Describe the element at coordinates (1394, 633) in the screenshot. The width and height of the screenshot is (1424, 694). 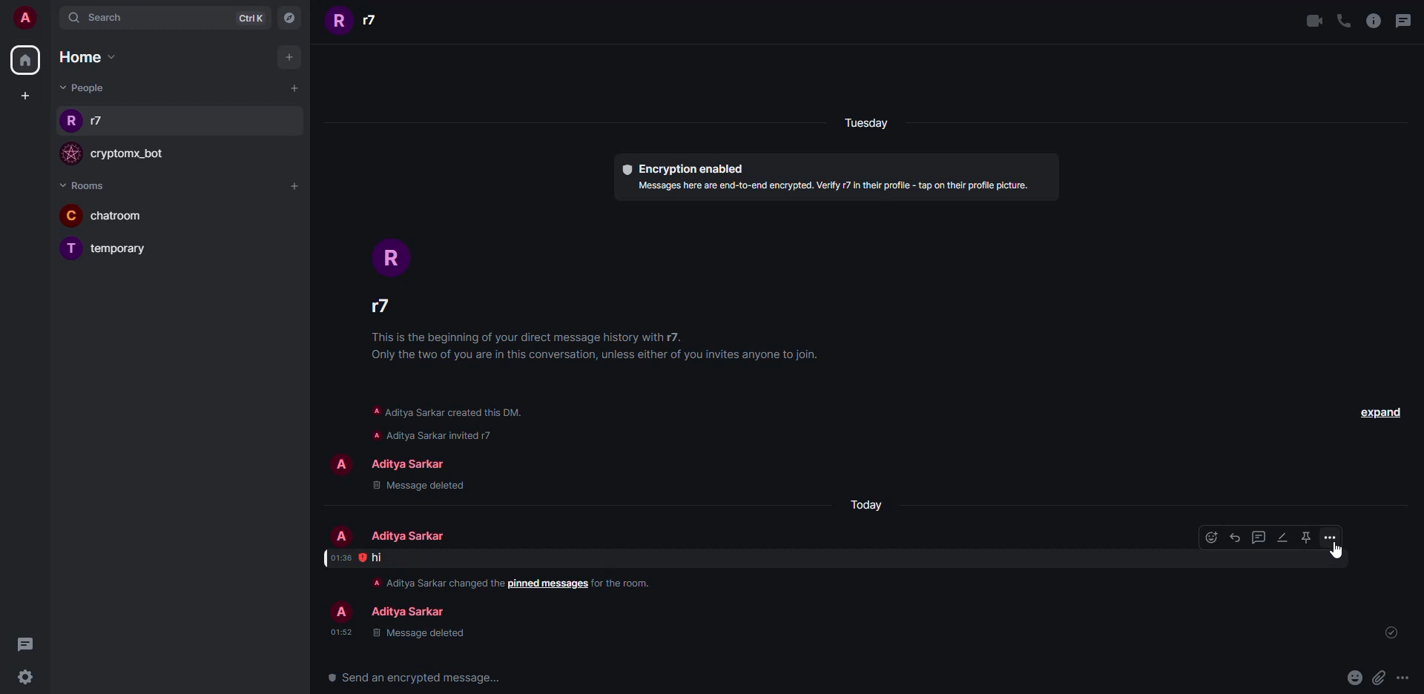
I see `sent` at that location.